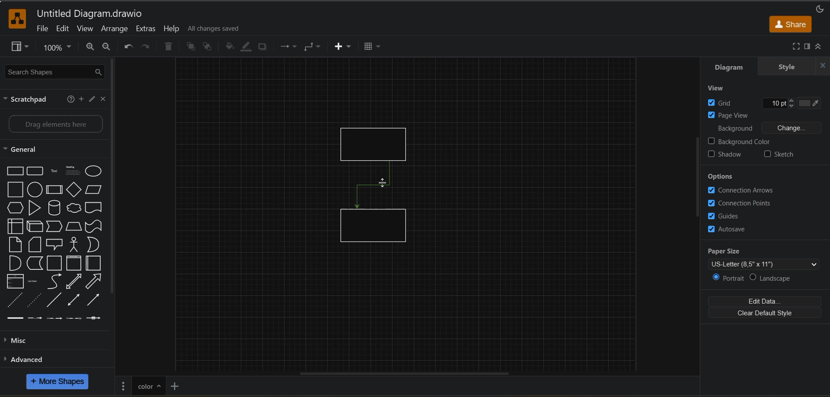  I want to click on landscape, so click(776, 276).